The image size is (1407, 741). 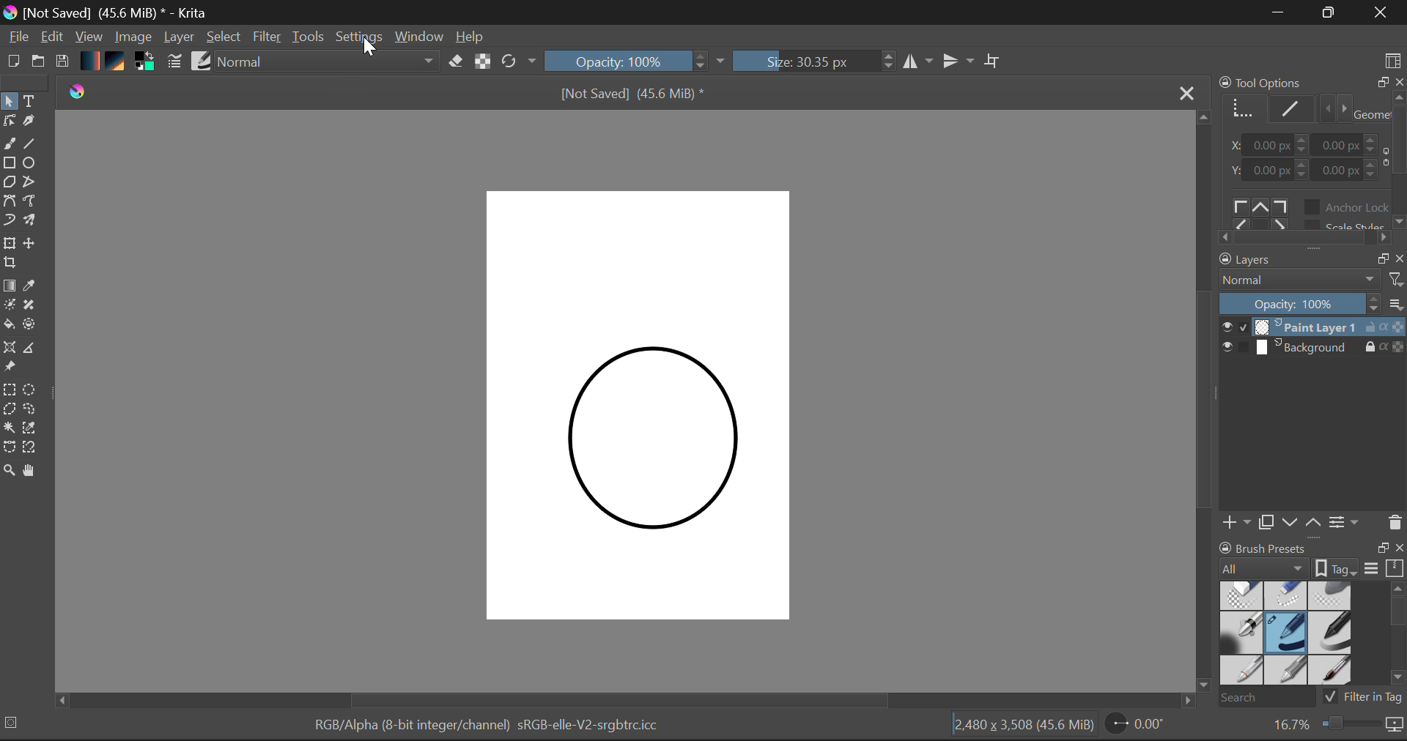 What do you see at coordinates (1140, 726) in the screenshot?
I see `Page Rotation` at bounding box center [1140, 726].